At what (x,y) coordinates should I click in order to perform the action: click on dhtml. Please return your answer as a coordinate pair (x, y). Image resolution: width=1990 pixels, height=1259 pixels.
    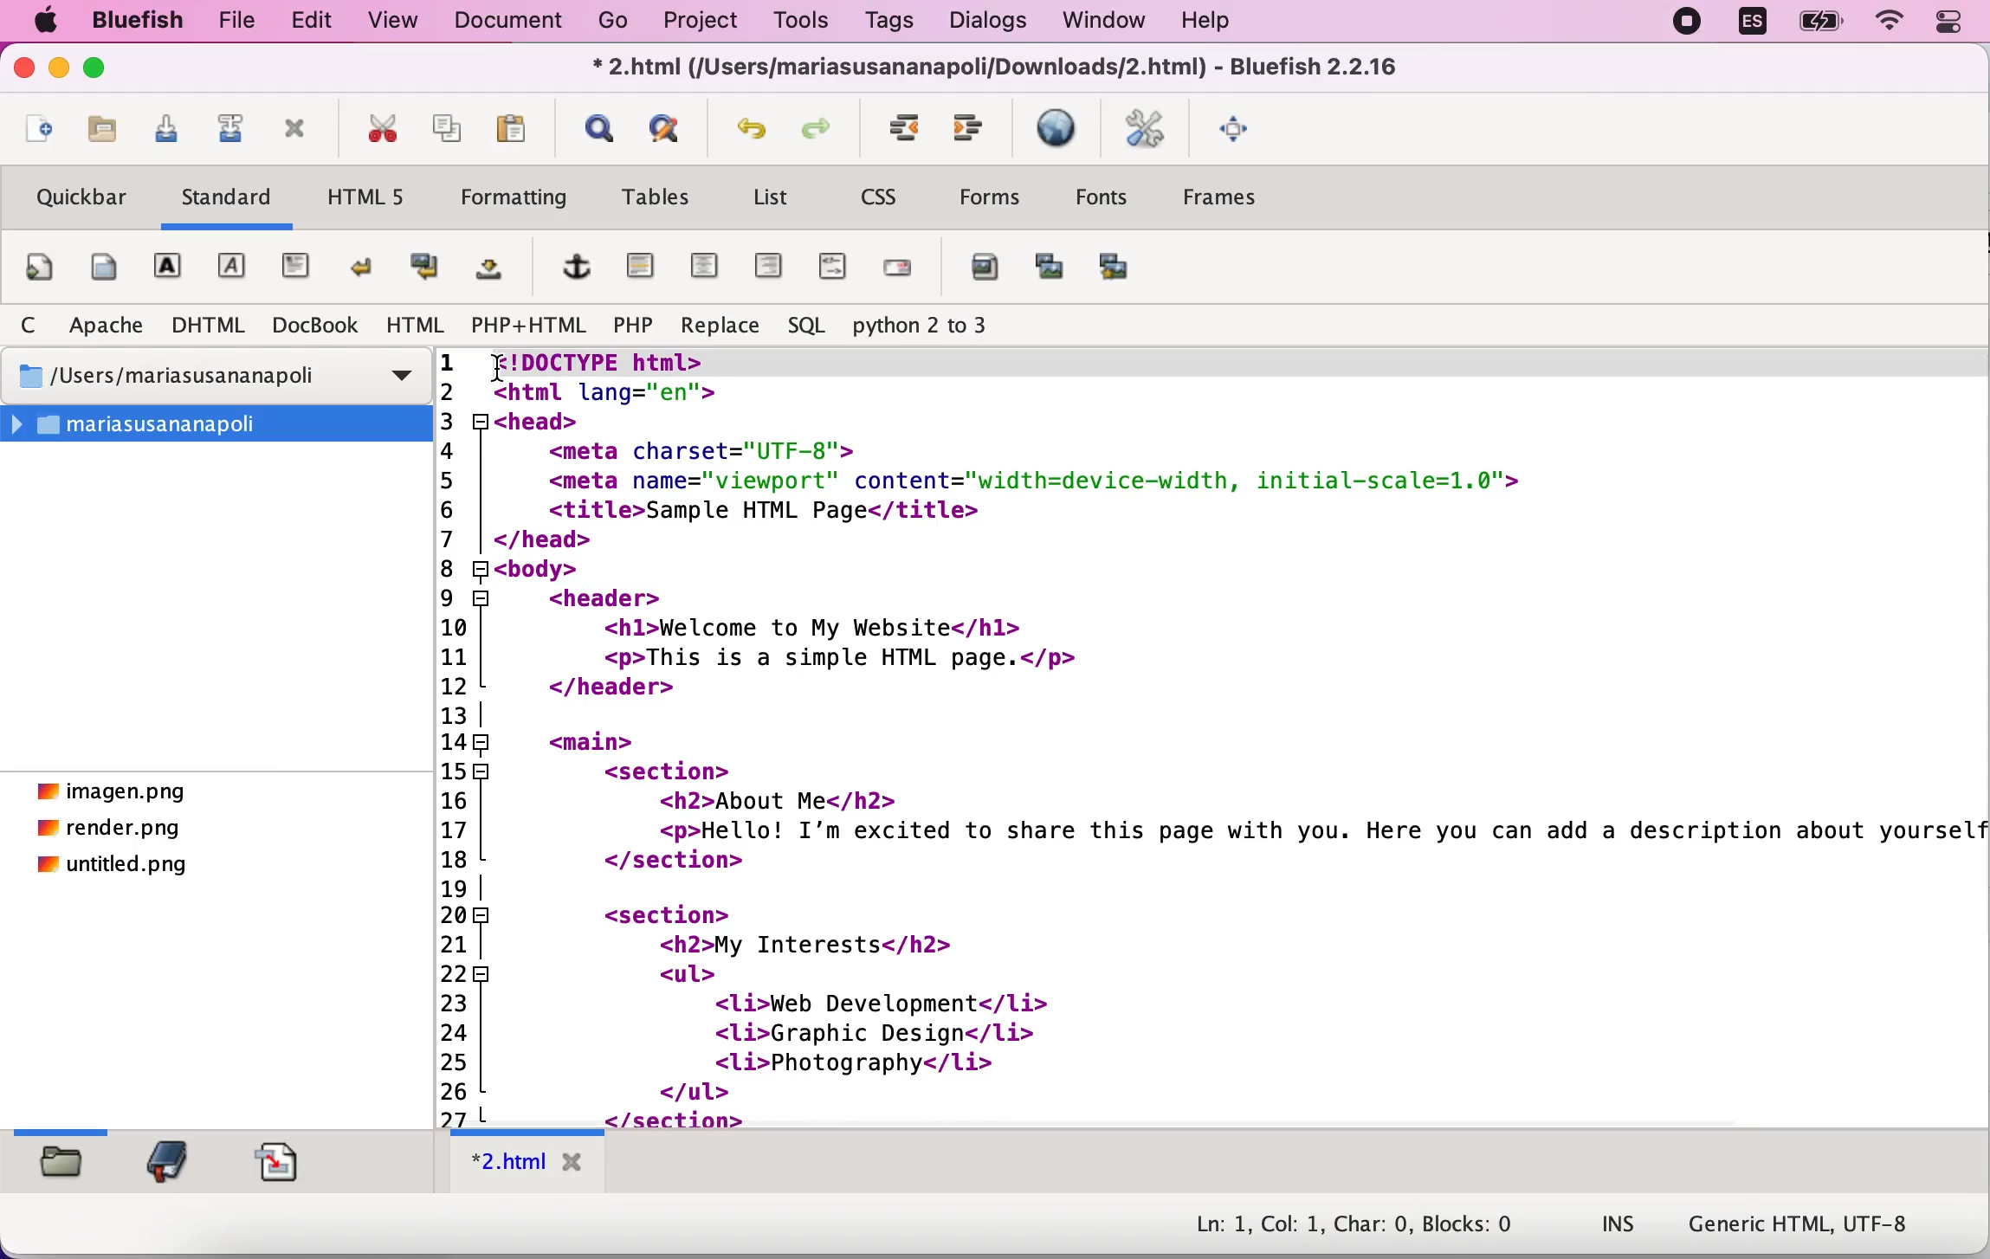
    Looking at the image, I should click on (203, 323).